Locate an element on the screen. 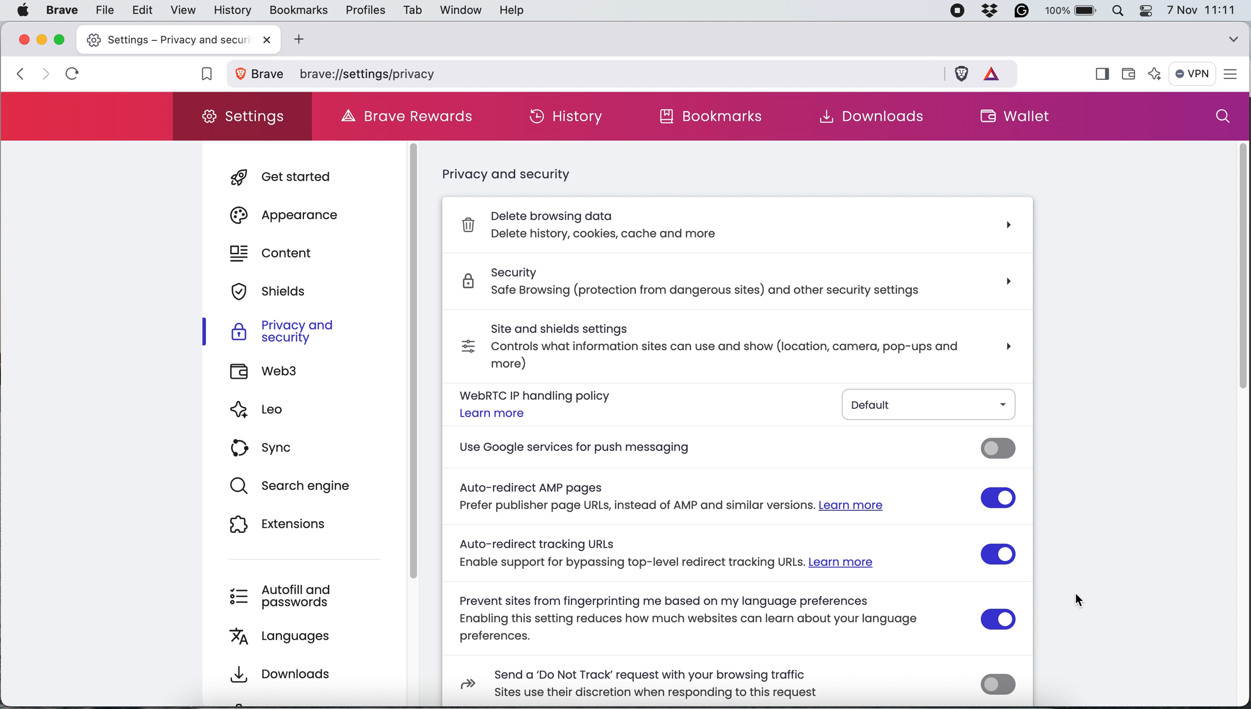 This screenshot has height=709, width=1251. Auto-redirect tracking URLs
Enable support for bypassing top-level redirect tracking URLs. Learn more is located at coordinates (715, 554).